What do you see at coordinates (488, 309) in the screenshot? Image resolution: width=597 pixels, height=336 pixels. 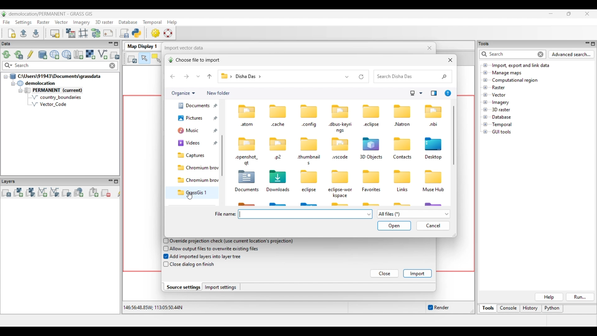 I see `Tools, current selection` at bounding box center [488, 309].